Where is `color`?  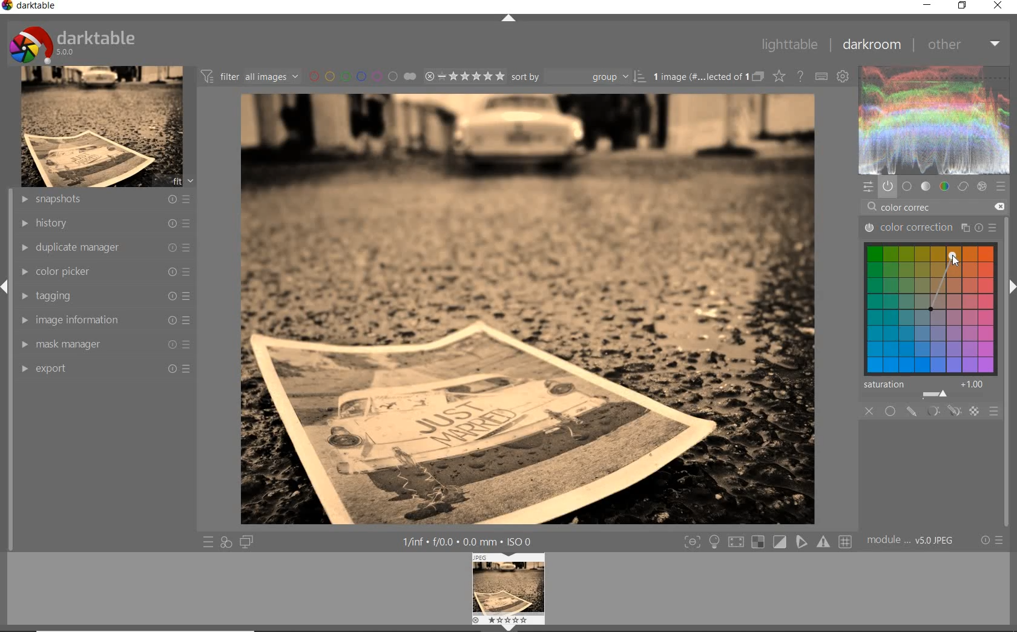
color is located at coordinates (944, 187).